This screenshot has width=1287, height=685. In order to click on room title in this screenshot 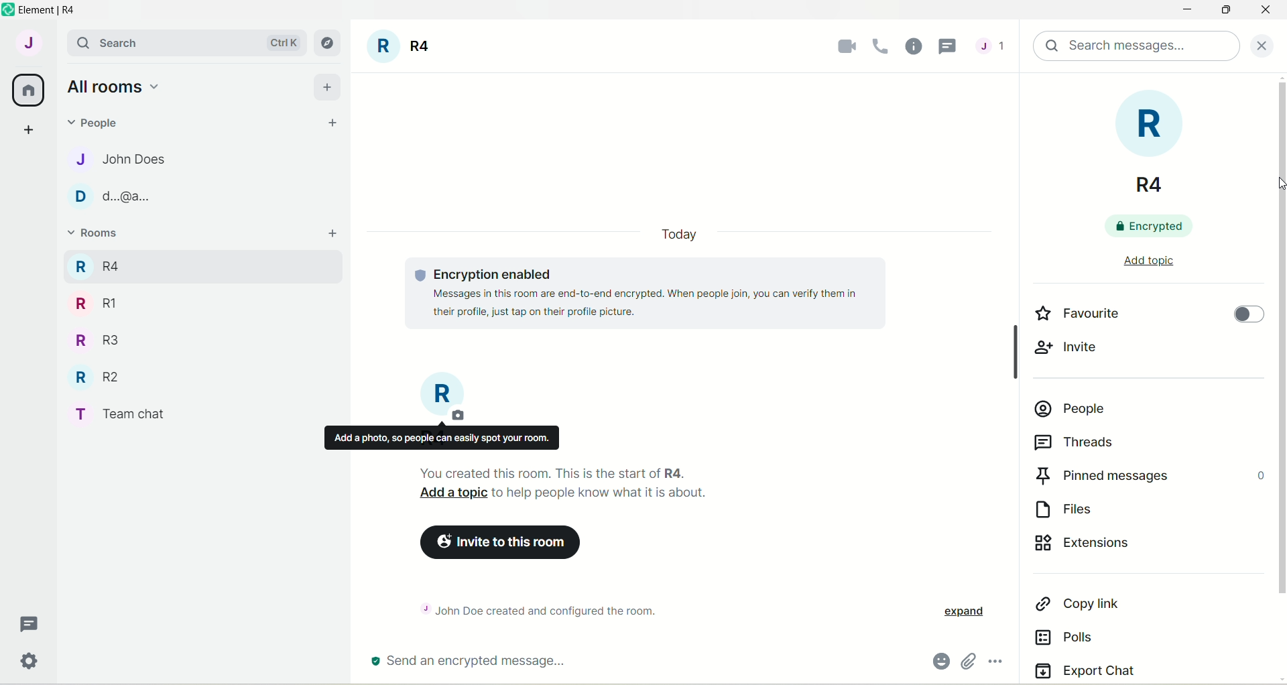, I will do `click(444, 397)`.